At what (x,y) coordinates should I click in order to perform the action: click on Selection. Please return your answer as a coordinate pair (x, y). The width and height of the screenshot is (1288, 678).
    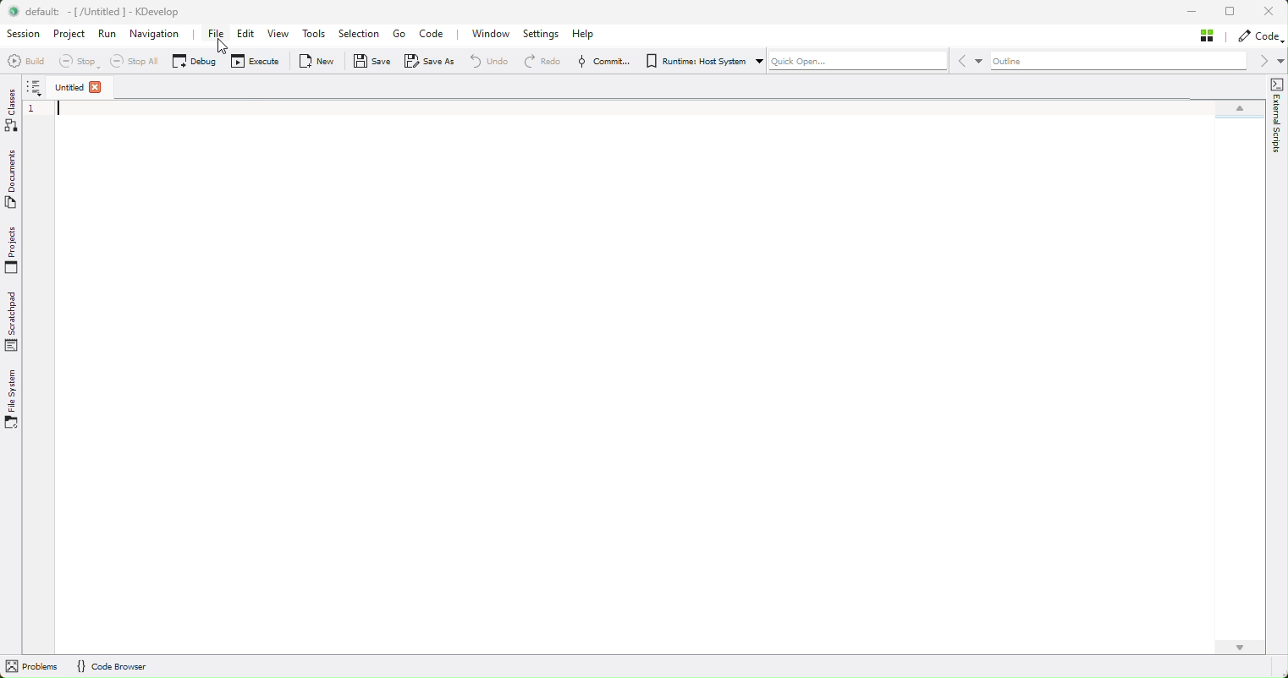
    Looking at the image, I should click on (359, 32).